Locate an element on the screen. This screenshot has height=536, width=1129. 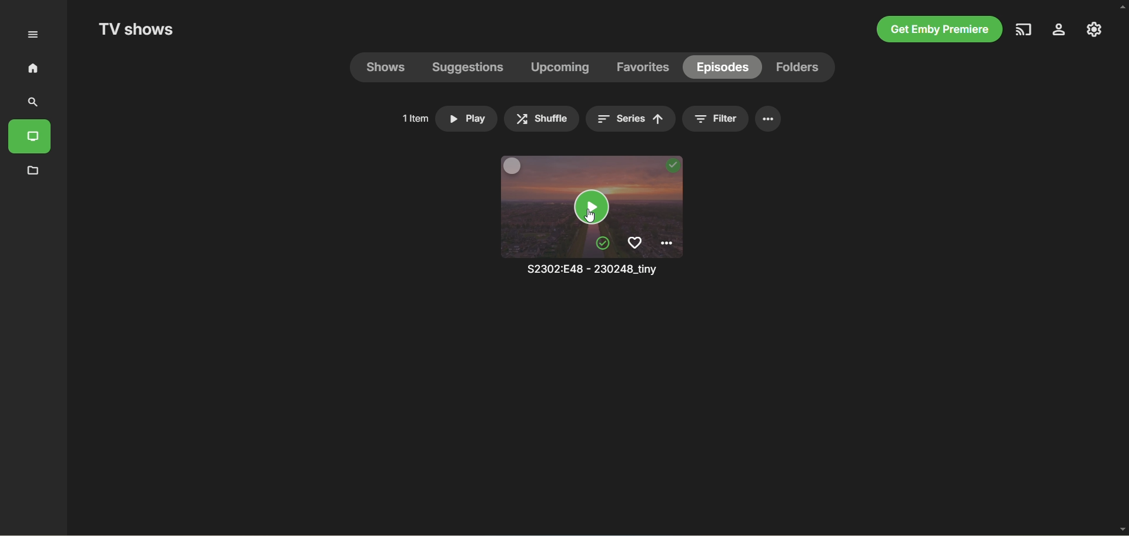
Expand is located at coordinates (32, 35).